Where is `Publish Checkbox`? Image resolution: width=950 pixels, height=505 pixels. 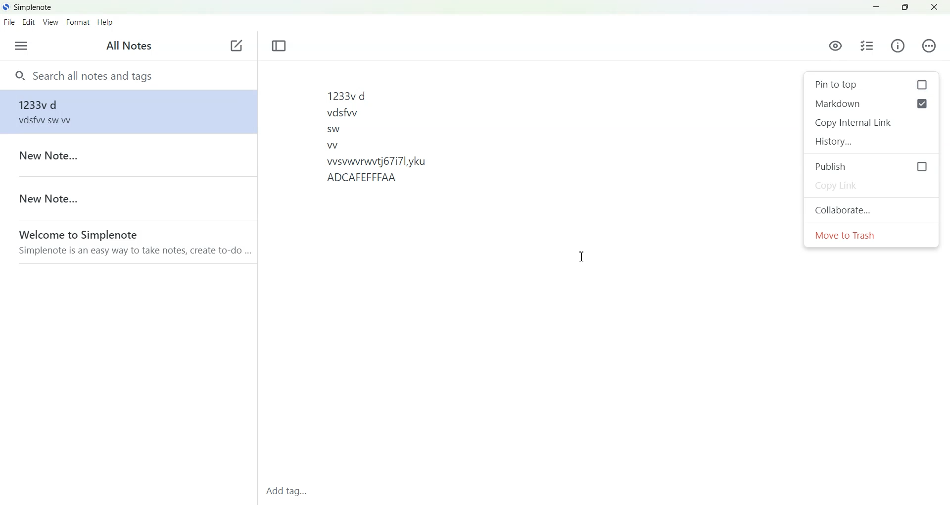
Publish Checkbox is located at coordinates (872, 166).